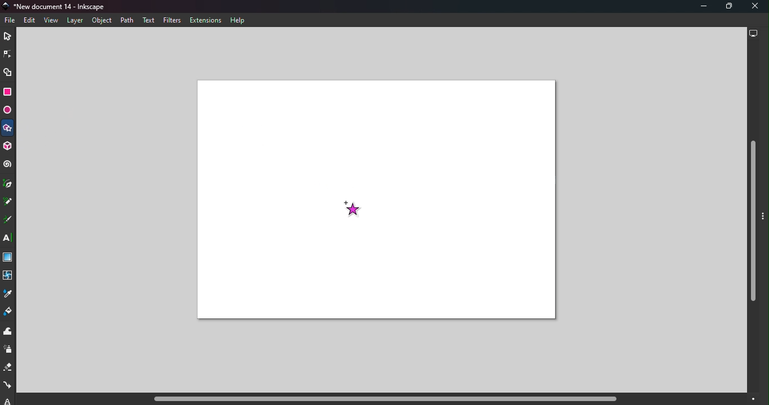 Image resolution: width=769 pixels, height=405 pixels. Describe the element at coordinates (7, 386) in the screenshot. I see `Connector tool` at that location.